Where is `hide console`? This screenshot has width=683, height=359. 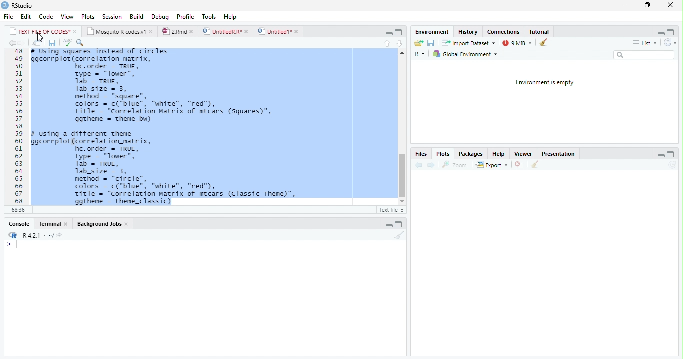
hide console is located at coordinates (399, 32).